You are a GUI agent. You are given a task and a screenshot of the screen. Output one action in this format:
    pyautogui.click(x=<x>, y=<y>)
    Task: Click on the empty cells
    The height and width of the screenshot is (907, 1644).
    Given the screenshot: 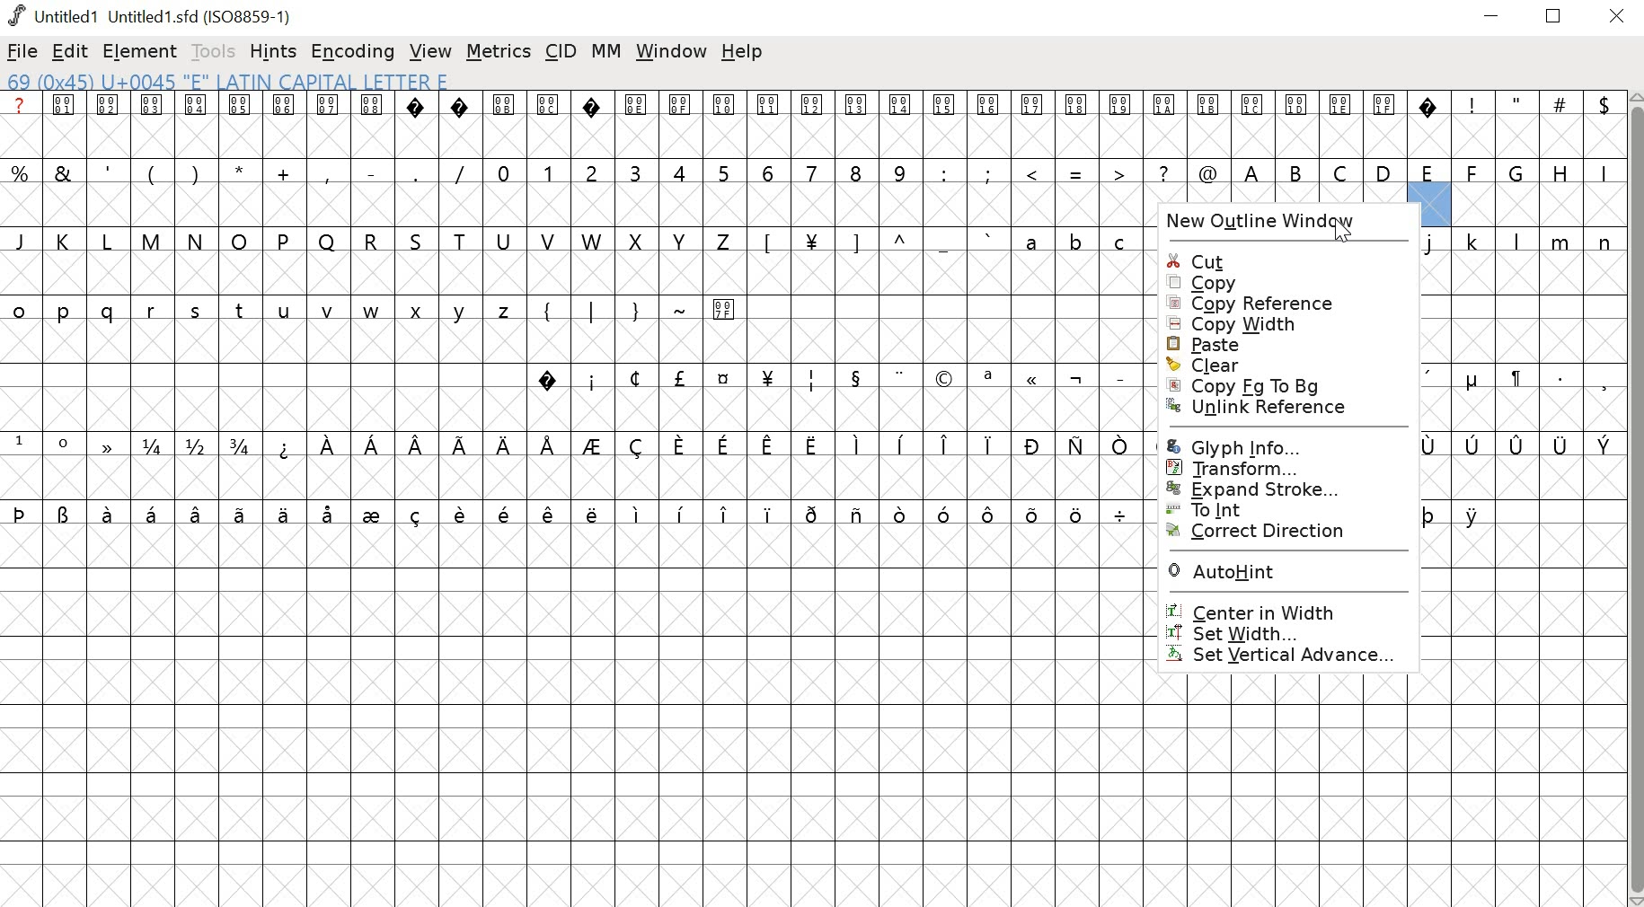 What is the action you would take?
    pyautogui.click(x=949, y=306)
    